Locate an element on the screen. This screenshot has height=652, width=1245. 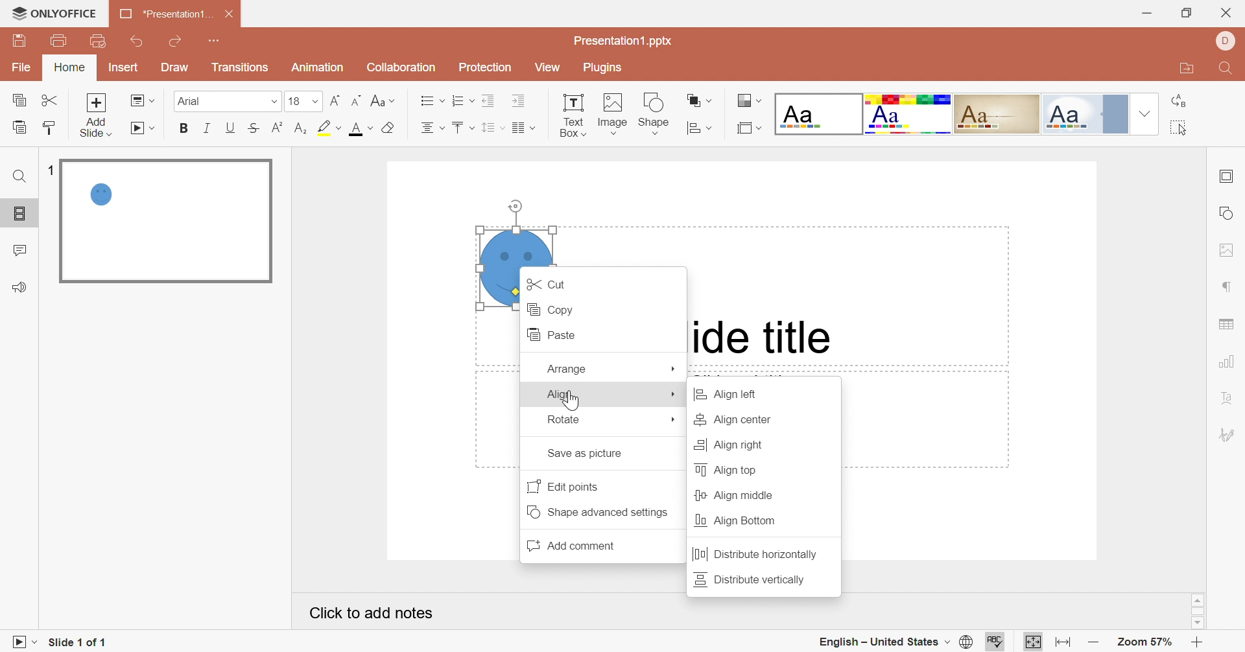
More is located at coordinates (674, 421).